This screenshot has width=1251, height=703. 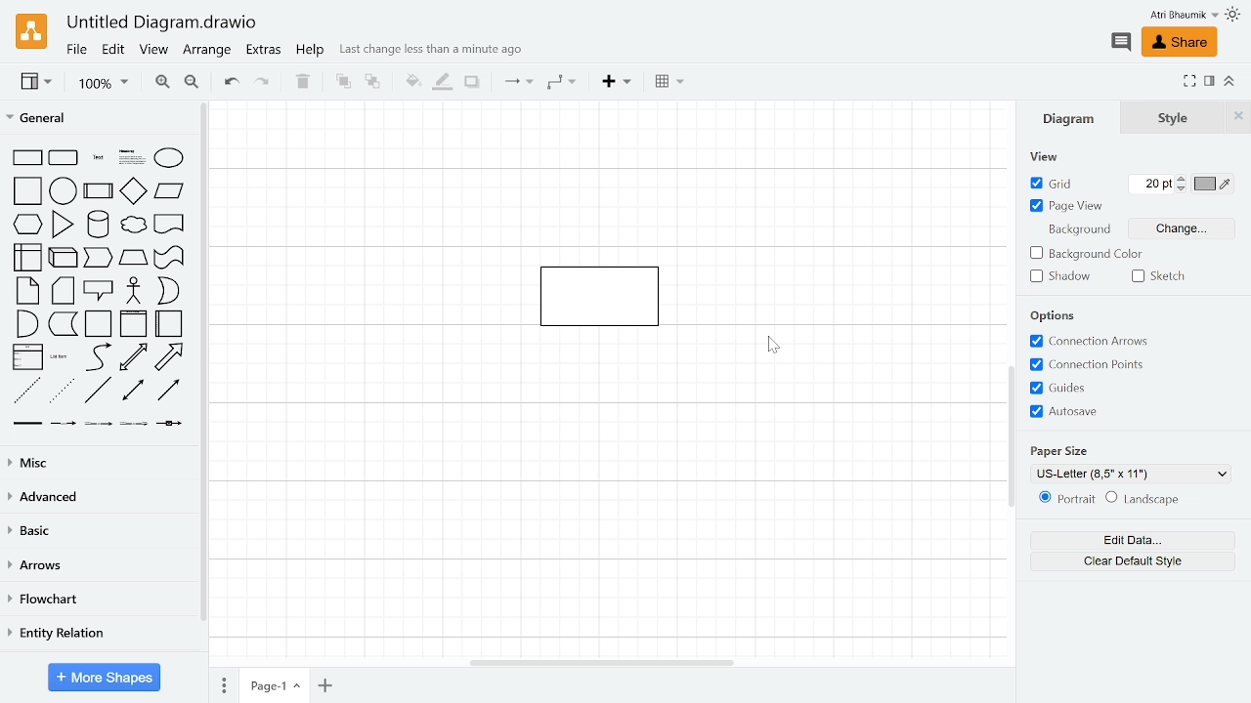 What do you see at coordinates (324, 685) in the screenshot?
I see `Add page` at bounding box center [324, 685].